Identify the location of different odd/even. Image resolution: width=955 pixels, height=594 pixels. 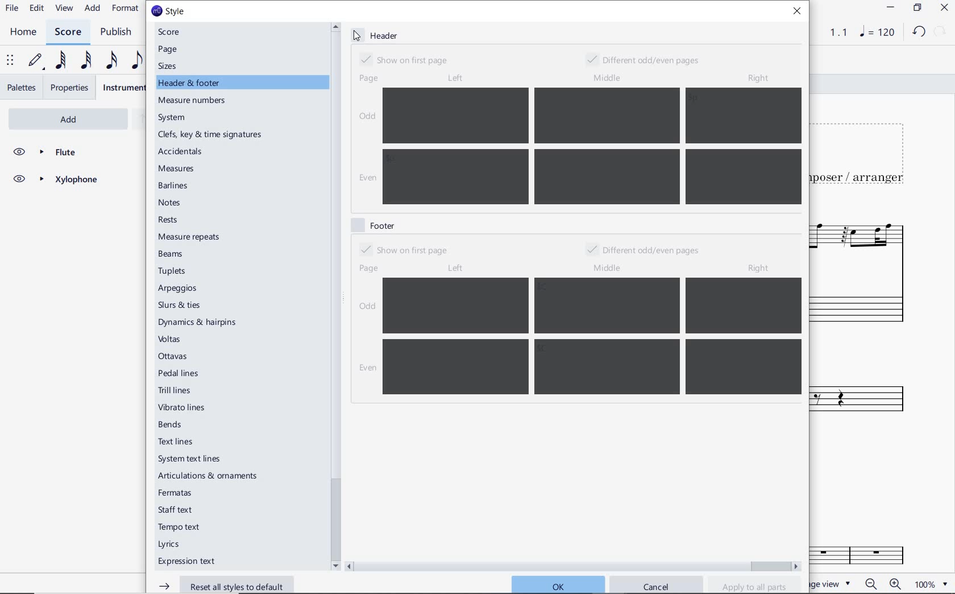
(644, 251).